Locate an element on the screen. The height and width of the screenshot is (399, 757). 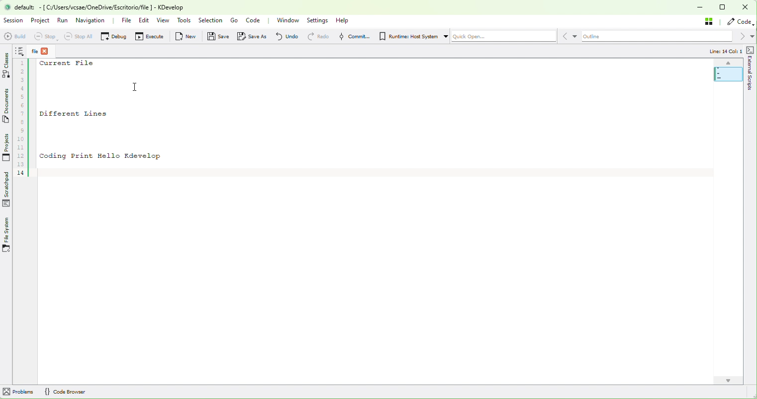
Coding Print Hello Kdevelop is located at coordinates (100, 157).